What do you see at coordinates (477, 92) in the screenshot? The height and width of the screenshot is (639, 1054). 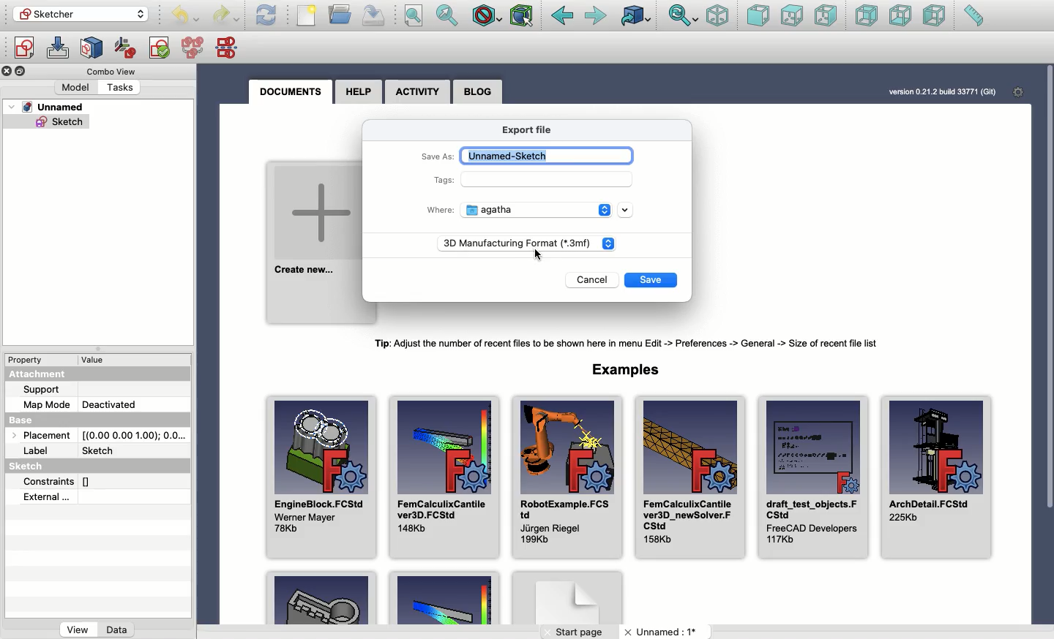 I see `Blog` at bounding box center [477, 92].